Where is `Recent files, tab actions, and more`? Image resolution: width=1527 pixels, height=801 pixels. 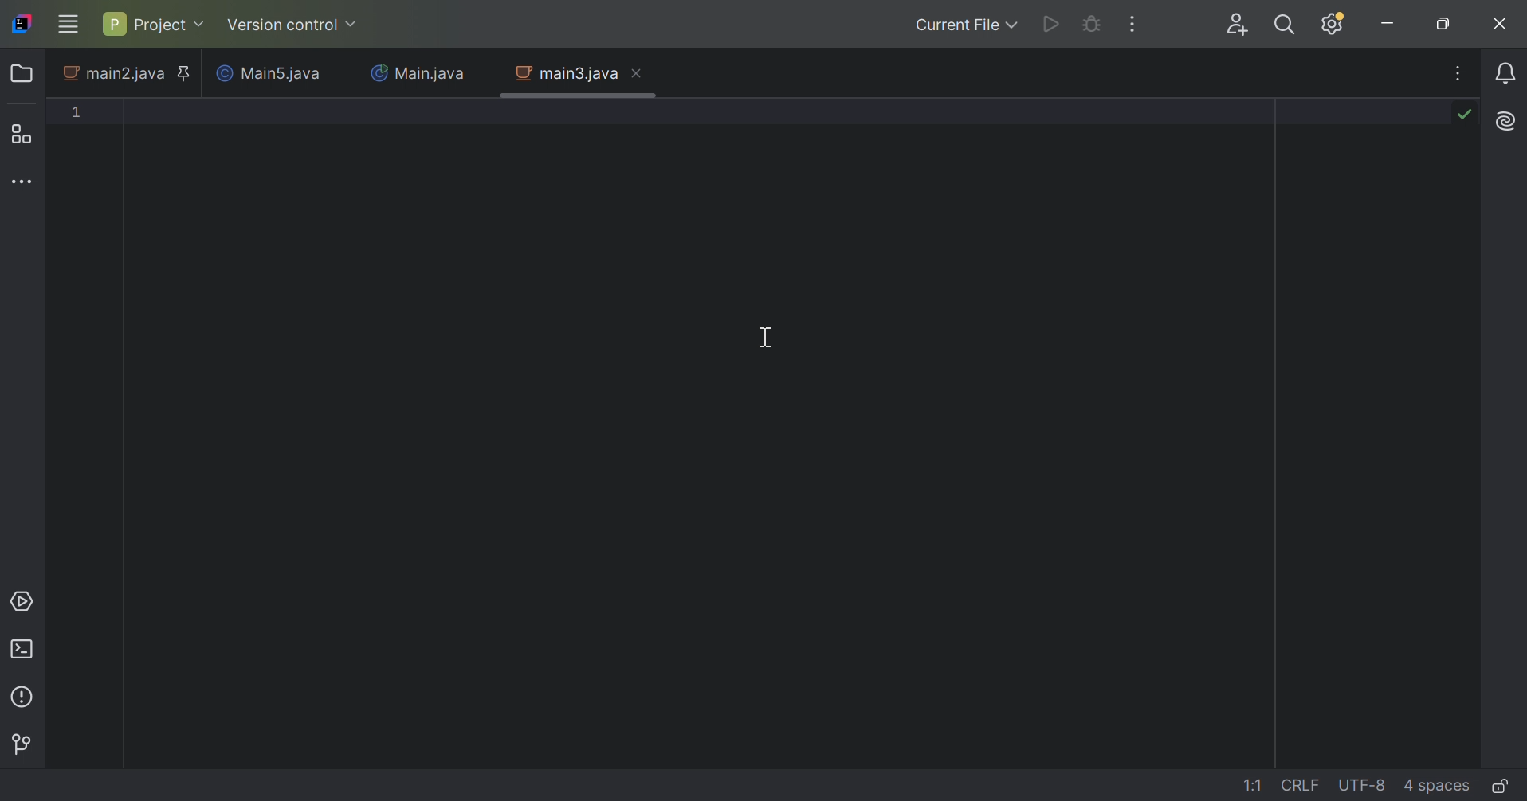 Recent files, tab actions, and more is located at coordinates (1459, 74).